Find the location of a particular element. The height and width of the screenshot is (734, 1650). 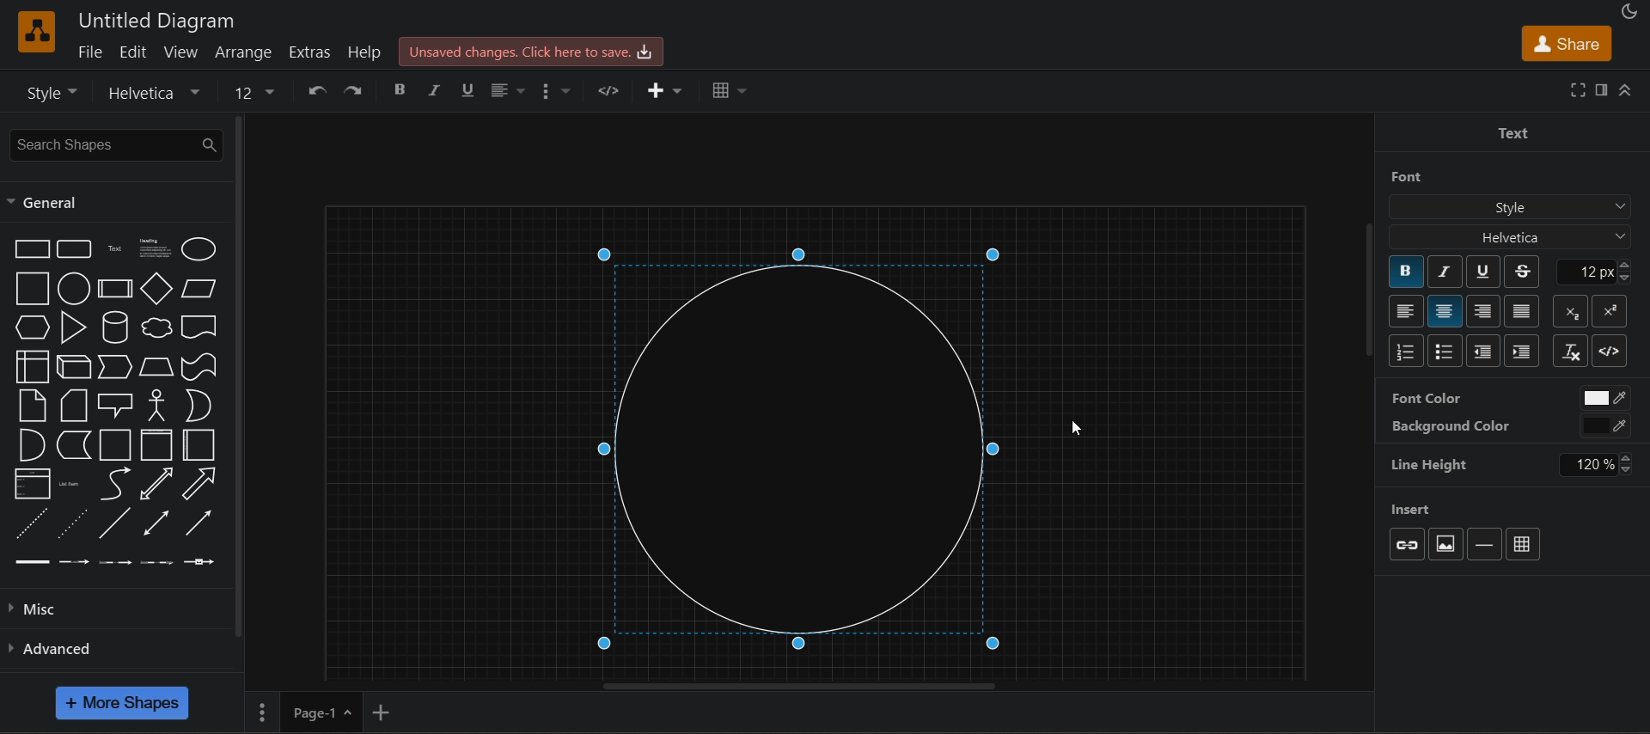

bidirectional connector is located at coordinates (158, 525).